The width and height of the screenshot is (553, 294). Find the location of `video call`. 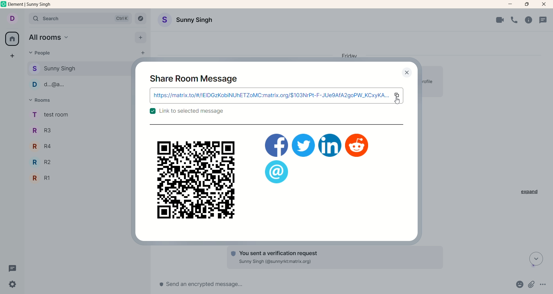

video call is located at coordinates (499, 20).